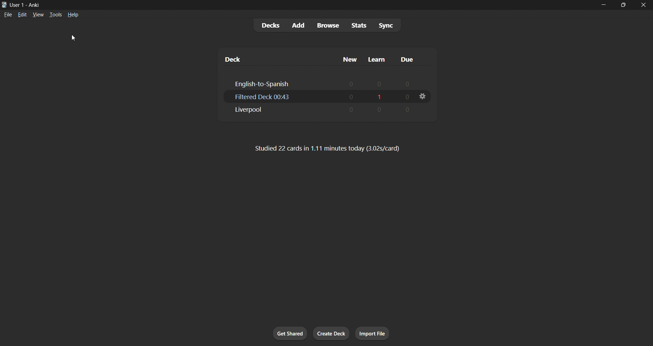 The image size is (653, 346). I want to click on edit, so click(22, 14).